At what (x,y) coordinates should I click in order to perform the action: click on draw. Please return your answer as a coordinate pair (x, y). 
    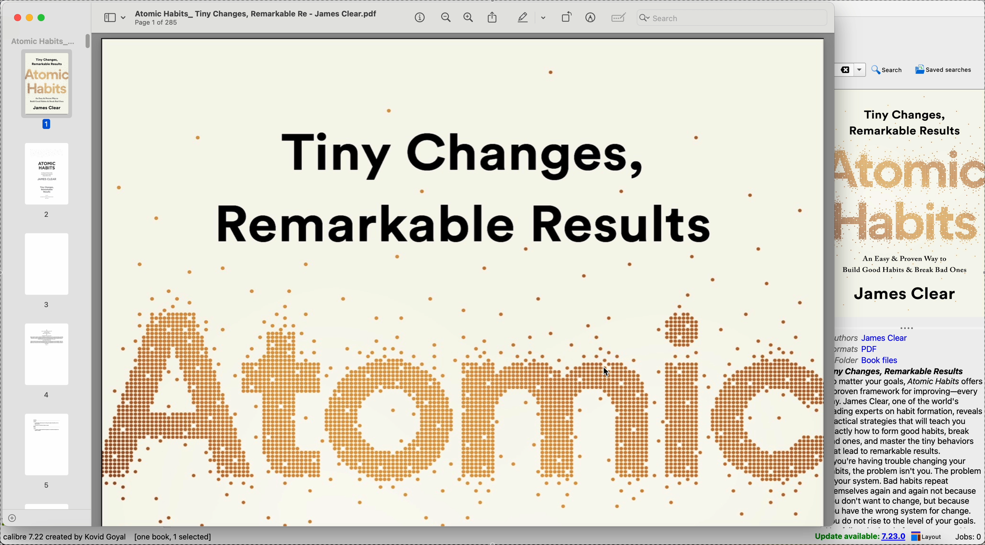
    Looking at the image, I should click on (529, 16).